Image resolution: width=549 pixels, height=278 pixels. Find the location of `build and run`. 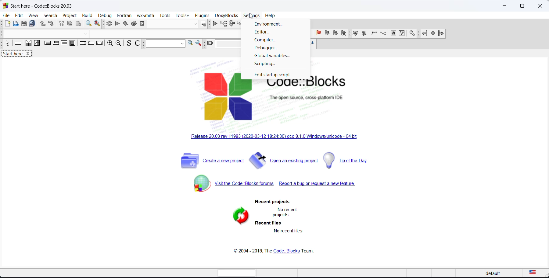

build and run is located at coordinates (125, 23).